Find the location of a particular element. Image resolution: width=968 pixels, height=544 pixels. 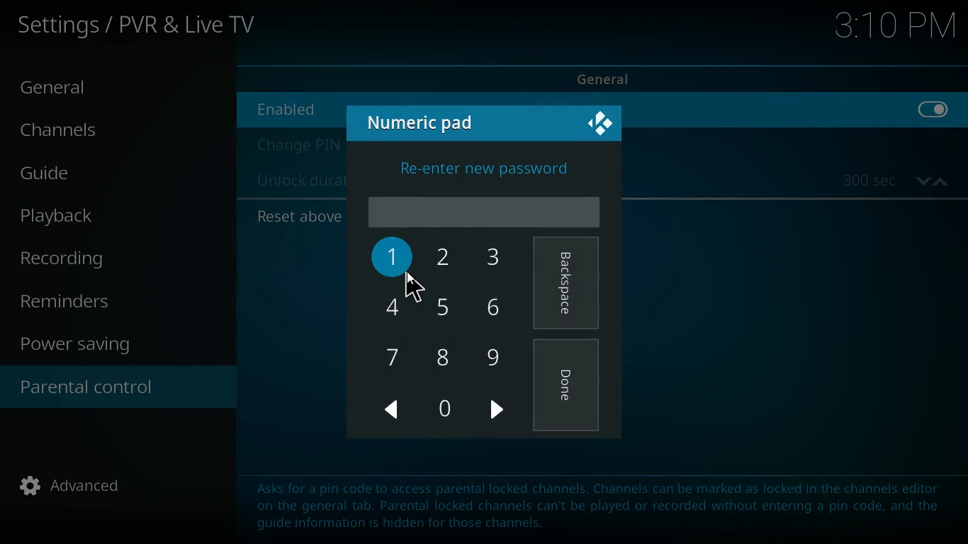

recording is located at coordinates (83, 259).